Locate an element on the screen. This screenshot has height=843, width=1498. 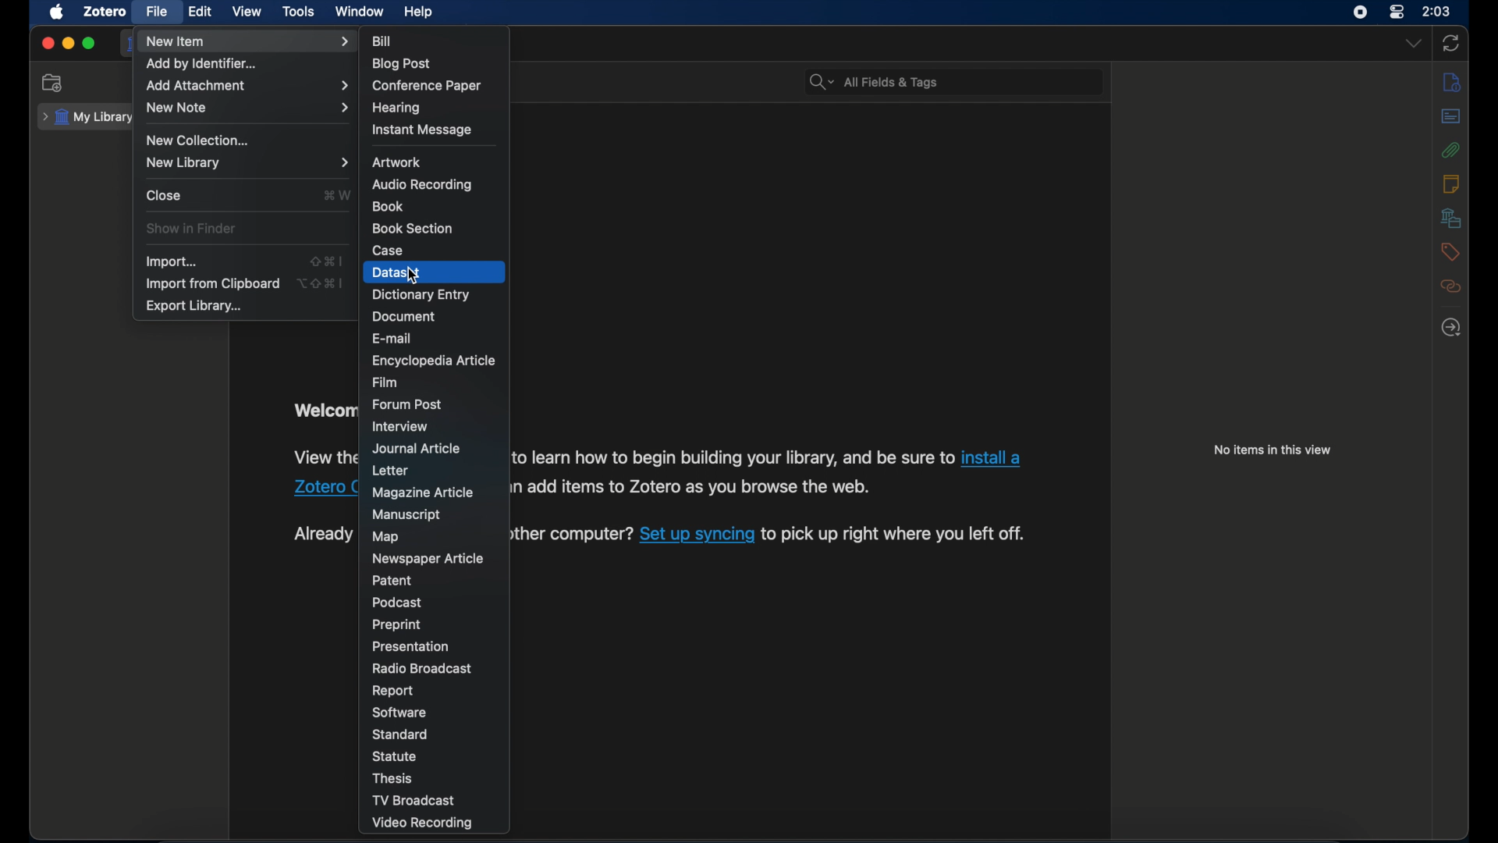
 is located at coordinates (729, 459).